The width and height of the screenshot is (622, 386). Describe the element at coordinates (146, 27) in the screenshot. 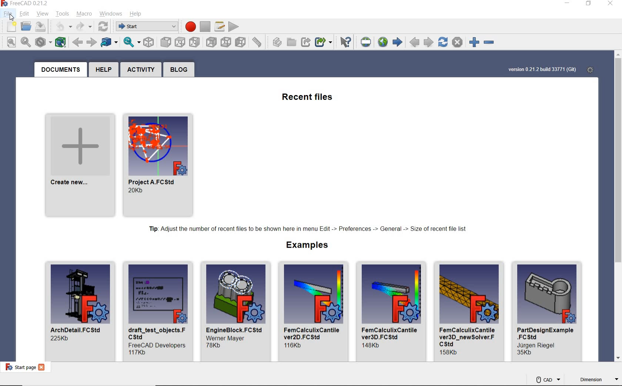

I see `SWITCH BETWEEN WORKBENCES` at that location.